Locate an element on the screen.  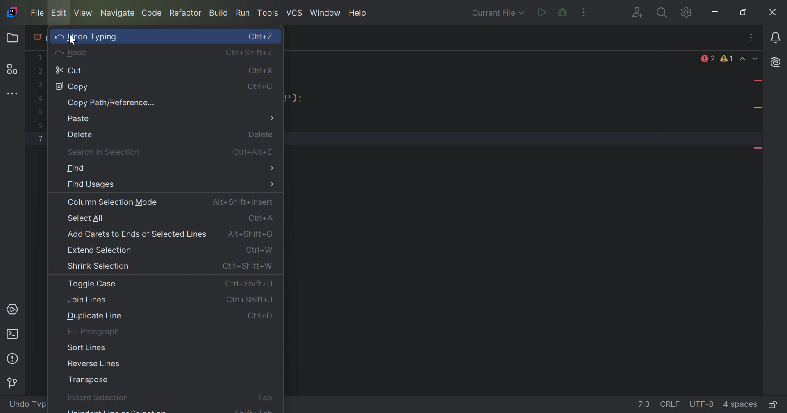
line separation: \r\n is located at coordinates (669, 404).